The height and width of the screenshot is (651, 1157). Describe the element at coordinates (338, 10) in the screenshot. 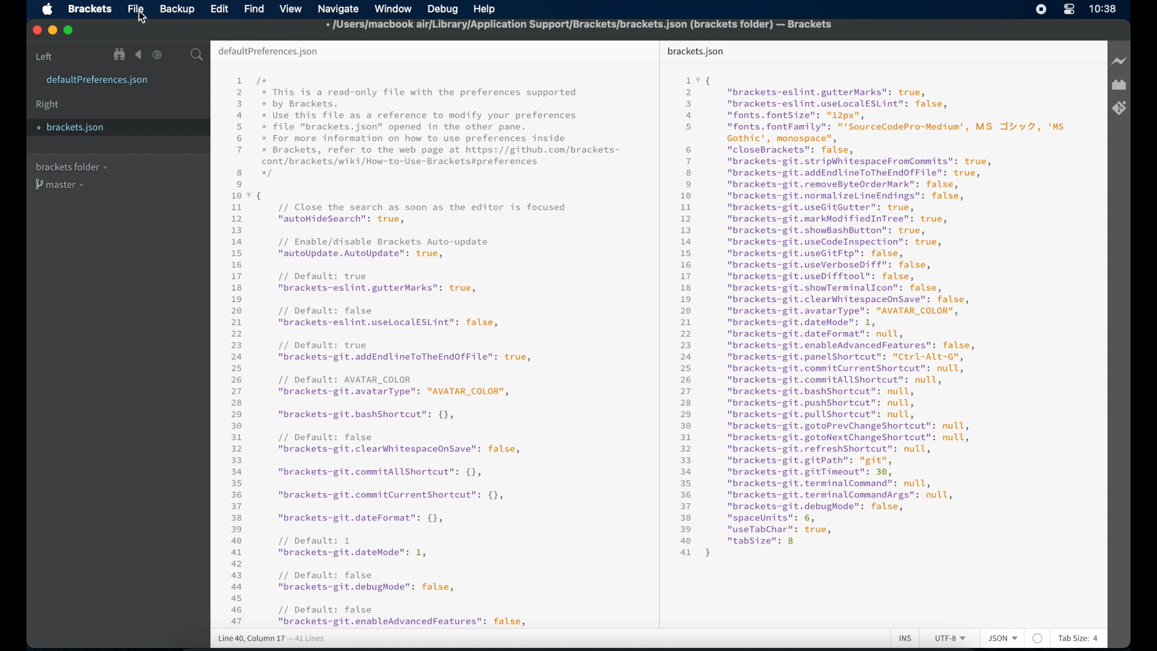

I see `navigate` at that location.